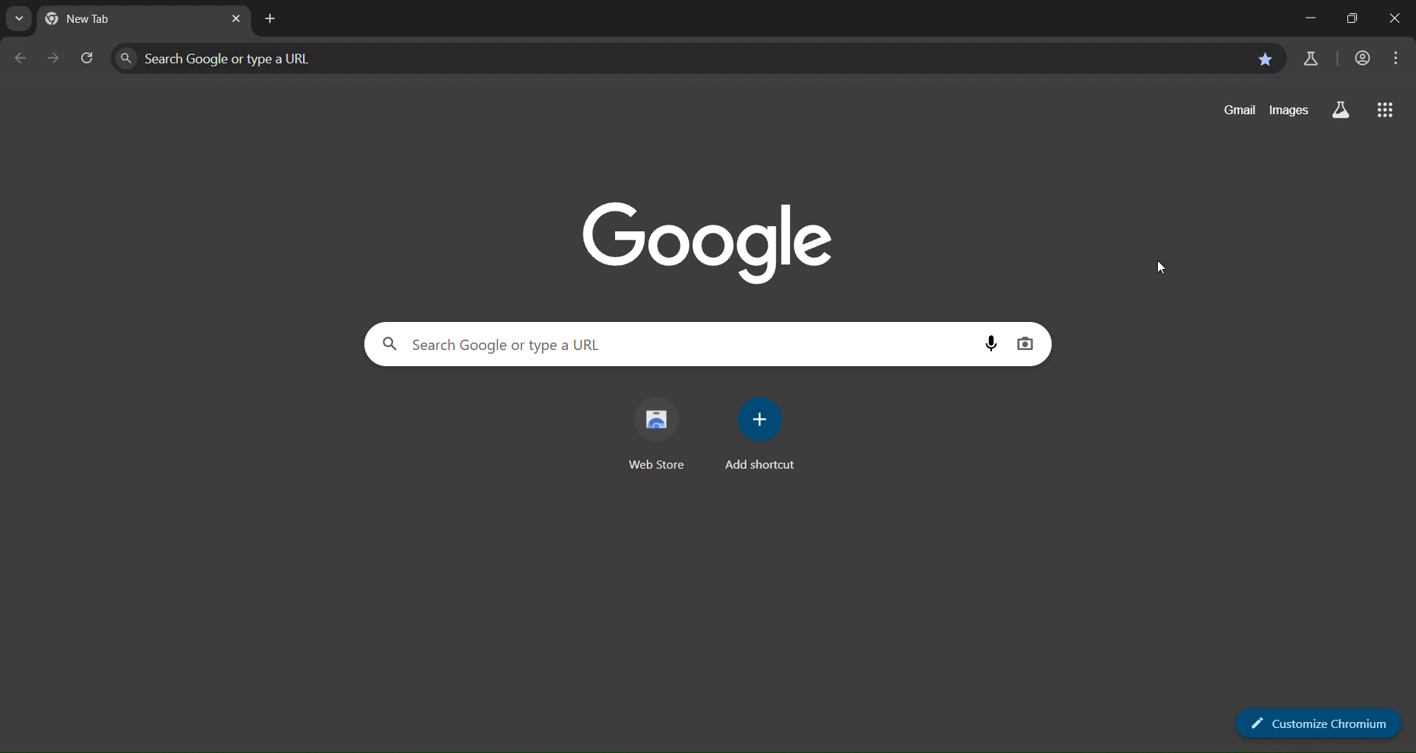  What do you see at coordinates (1267, 57) in the screenshot?
I see `bookmark this page` at bounding box center [1267, 57].